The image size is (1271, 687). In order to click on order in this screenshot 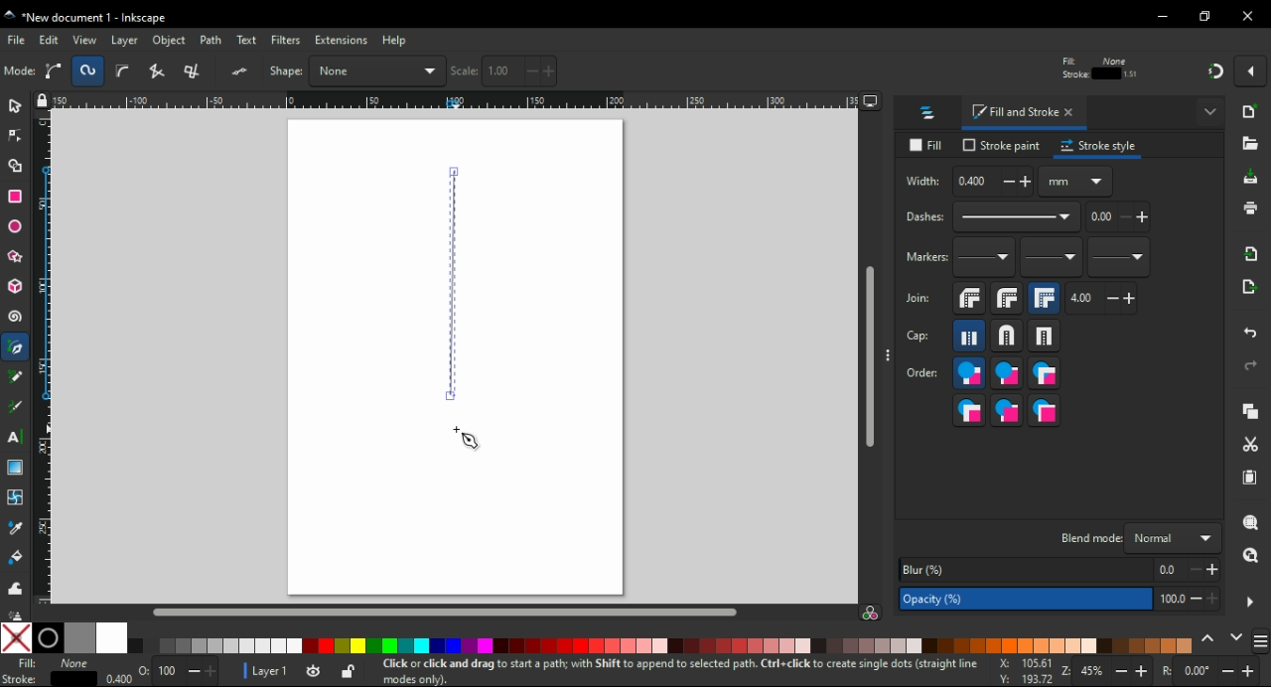, I will do `click(922, 371)`.